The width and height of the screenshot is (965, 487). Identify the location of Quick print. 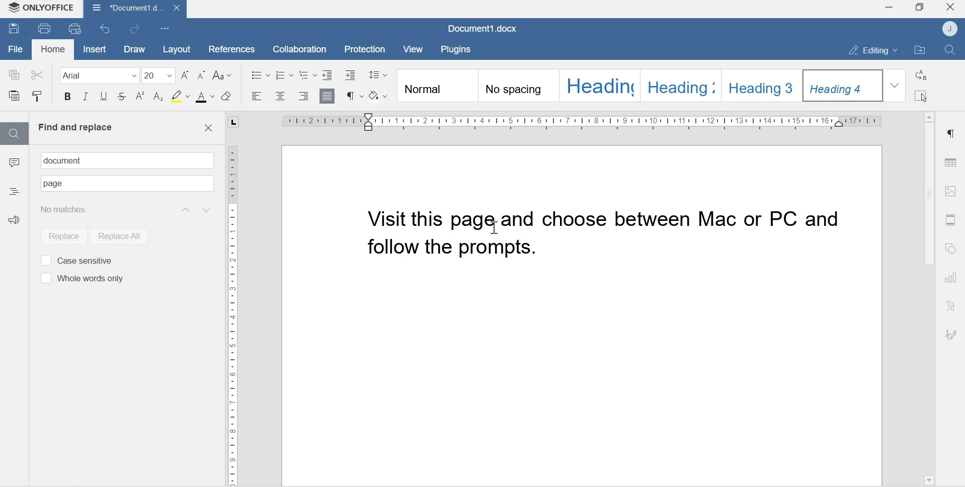
(76, 29).